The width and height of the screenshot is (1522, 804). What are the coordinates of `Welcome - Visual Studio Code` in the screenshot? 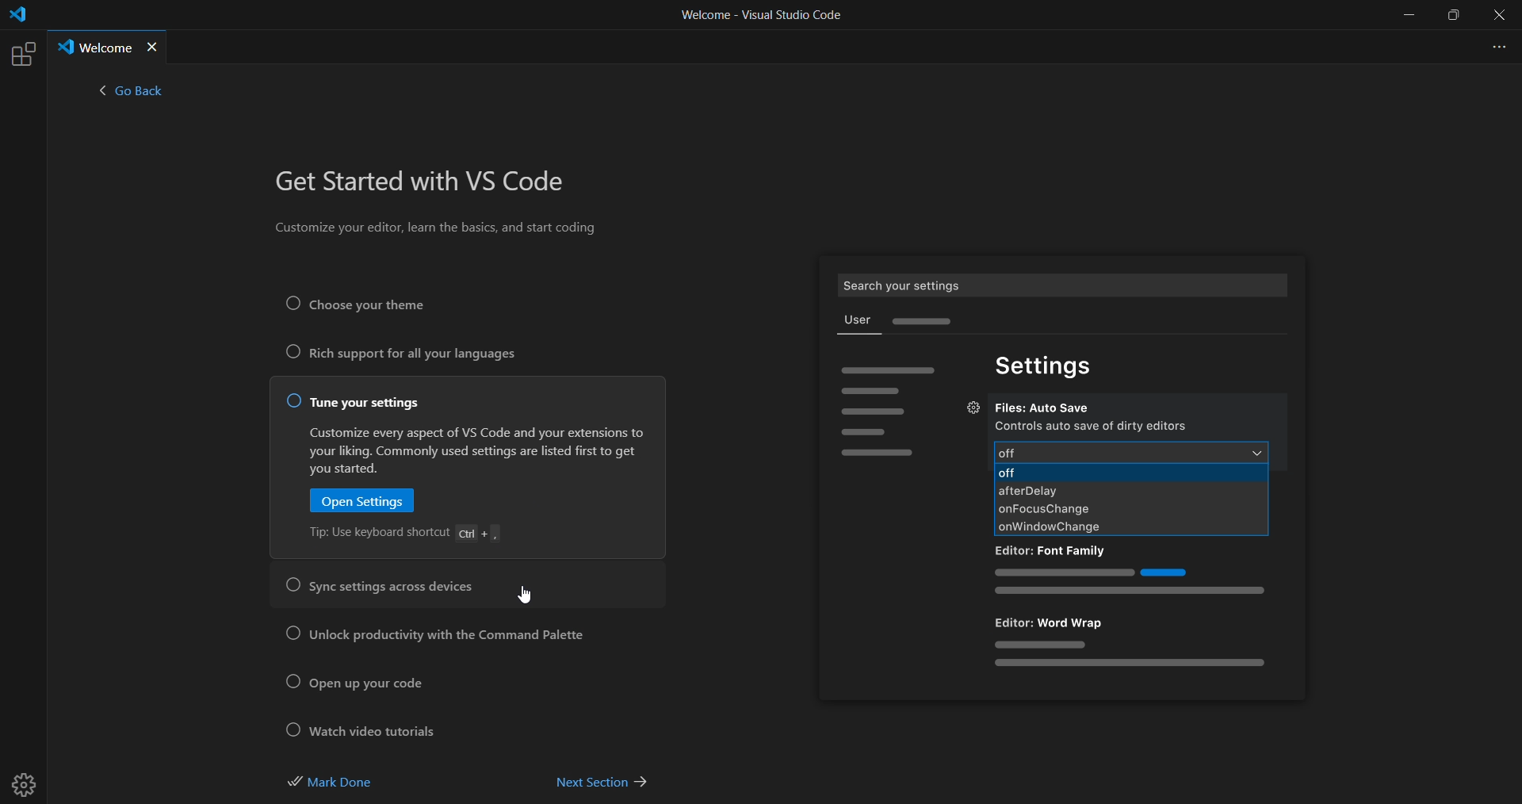 It's located at (760, 19).